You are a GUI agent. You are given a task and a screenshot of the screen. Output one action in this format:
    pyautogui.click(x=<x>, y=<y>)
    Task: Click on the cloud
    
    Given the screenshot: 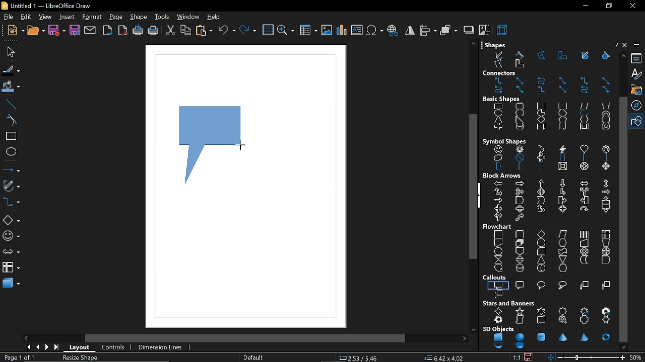 What is the action you would take?
    pyautogui.click(x=561, y=286)
    